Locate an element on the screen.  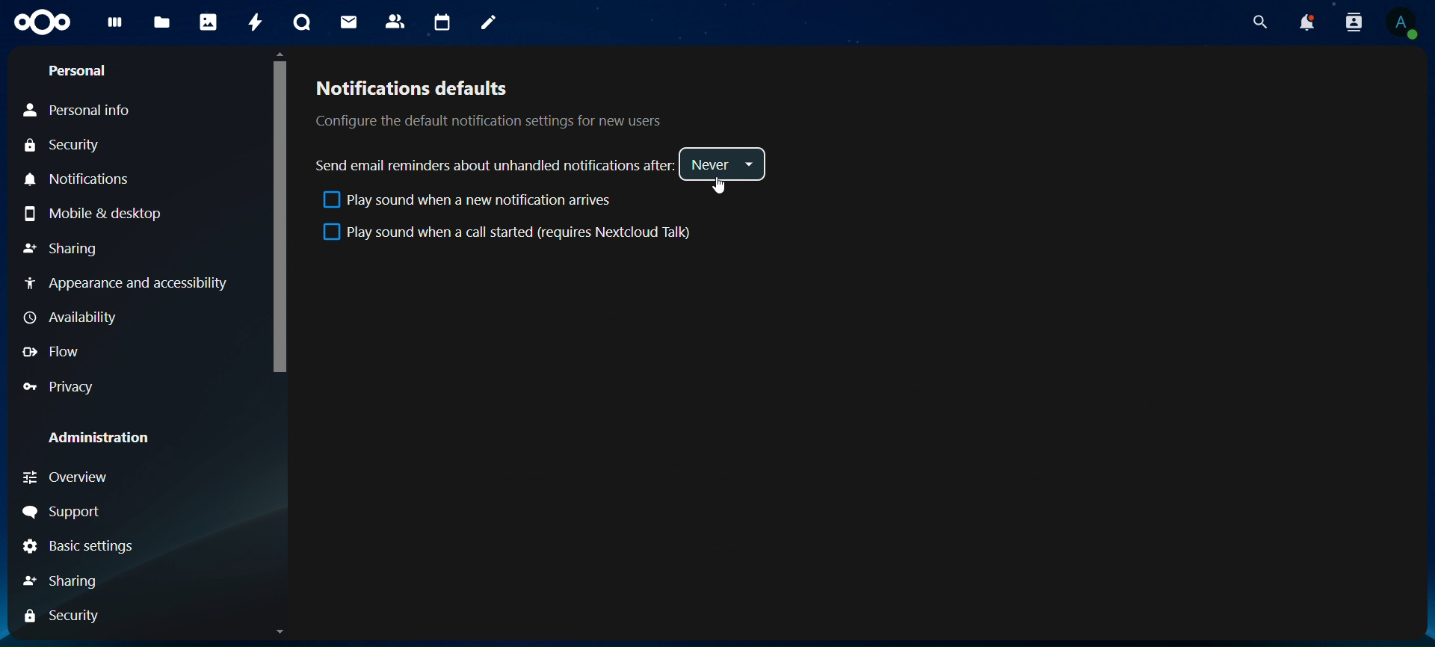
play sound when a call started  is located at coordinates (510, 233).